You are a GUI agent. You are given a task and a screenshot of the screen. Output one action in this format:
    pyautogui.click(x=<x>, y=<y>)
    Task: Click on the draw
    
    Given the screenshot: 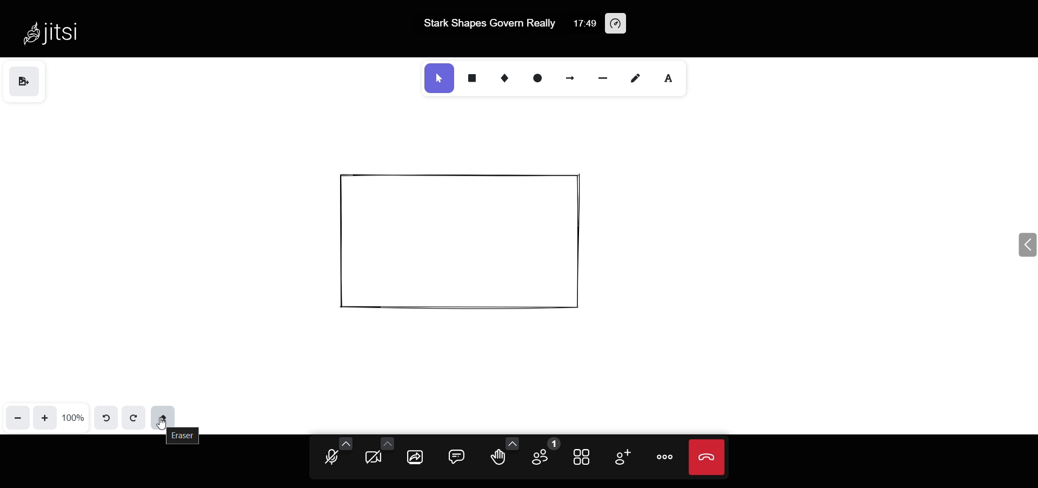 What is the action you would take?
    pyautogui.click(x=636, y=78)
    